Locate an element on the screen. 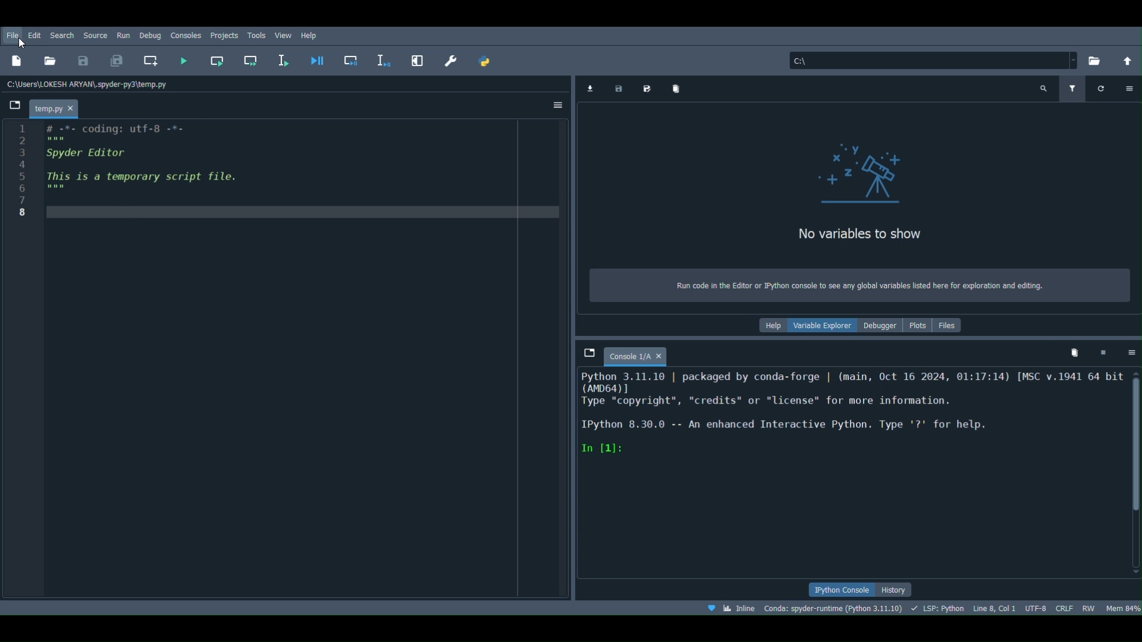 This screenshot has width=1142, height=642. close is located at coordinates (74, 109).